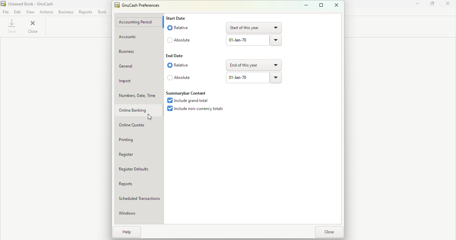 The width and height of the screenshot is (456, 240). I want to click on Register, so click(135, 155).